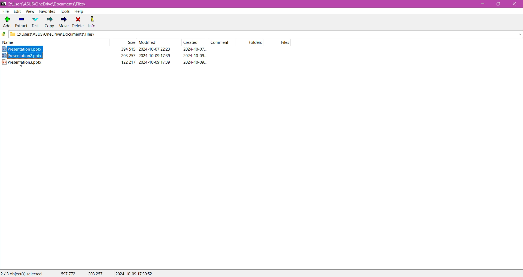  Describe the element at coordinates (7, 20) in the screenshot. I see `Add` at that location.